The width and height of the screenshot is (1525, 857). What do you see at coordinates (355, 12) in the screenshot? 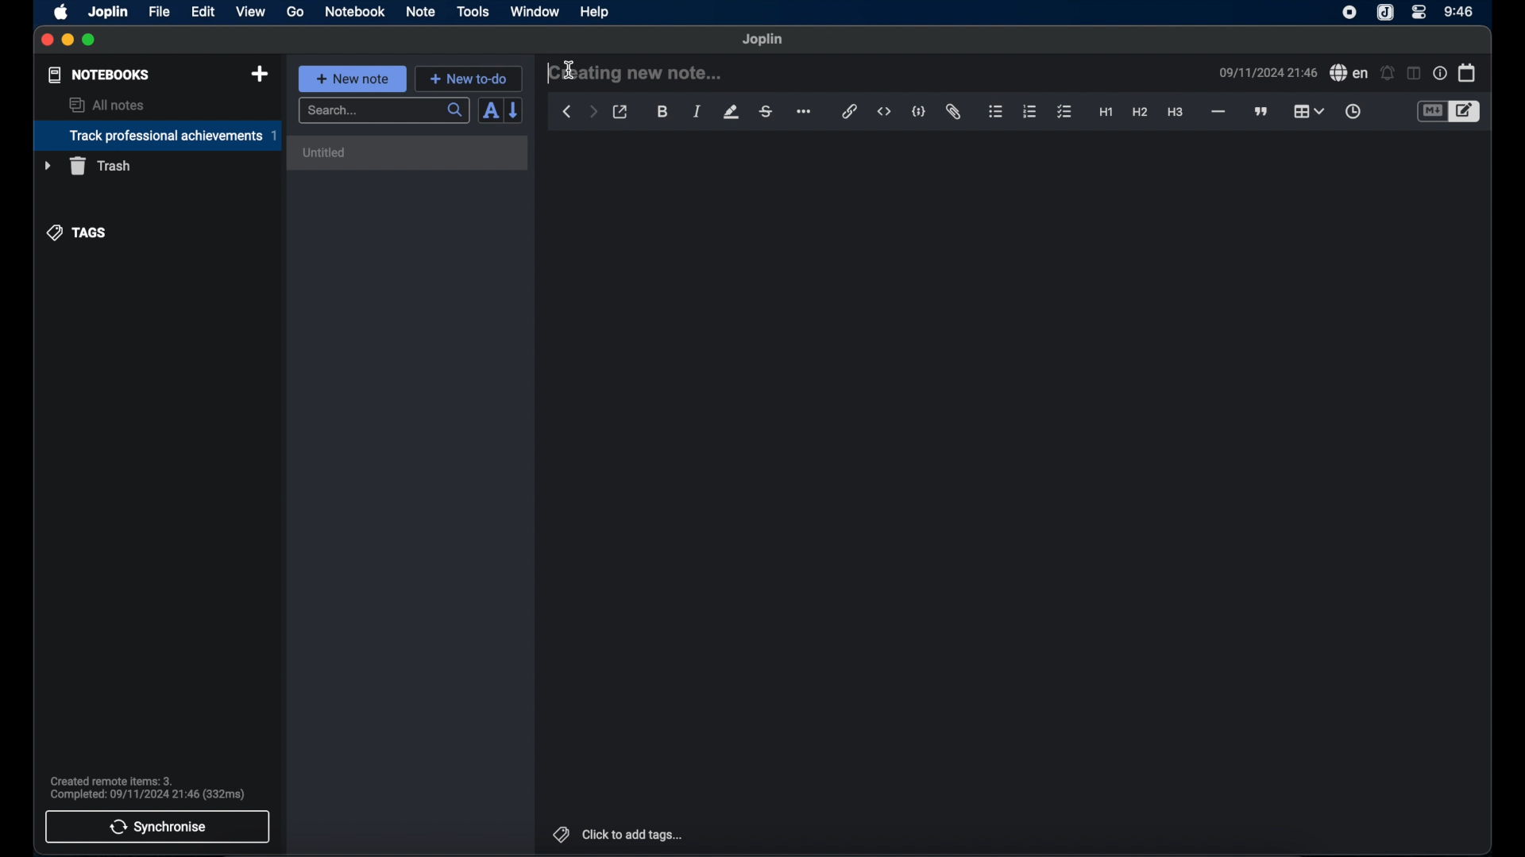
I see `notebook` at bounding box center [355, 12].